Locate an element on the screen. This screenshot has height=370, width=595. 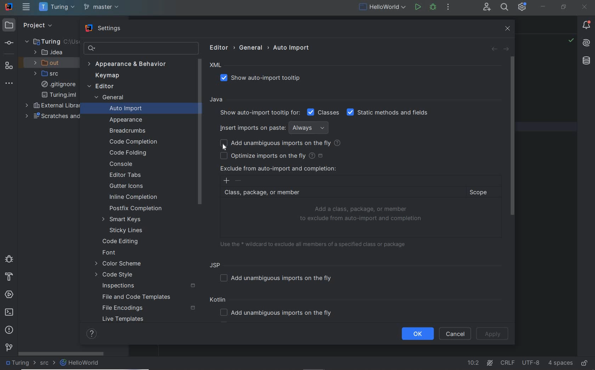
Pointer is located at coordinates (225, 148).